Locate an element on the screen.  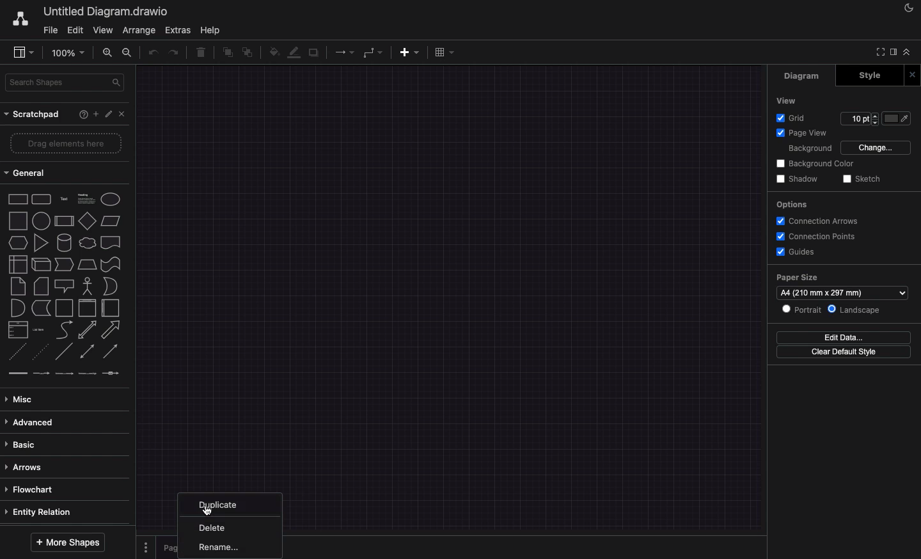
to back is located at coordinates (248, 53).